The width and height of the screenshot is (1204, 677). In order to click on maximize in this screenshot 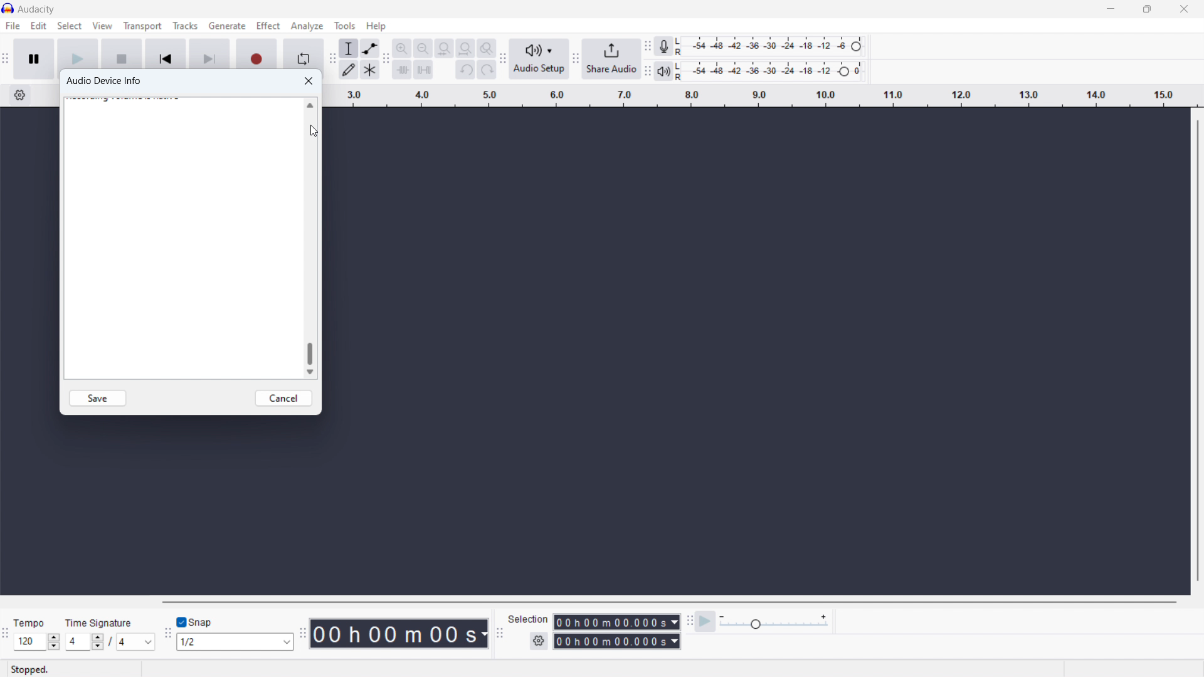, I will do `click(1146, 9)`.